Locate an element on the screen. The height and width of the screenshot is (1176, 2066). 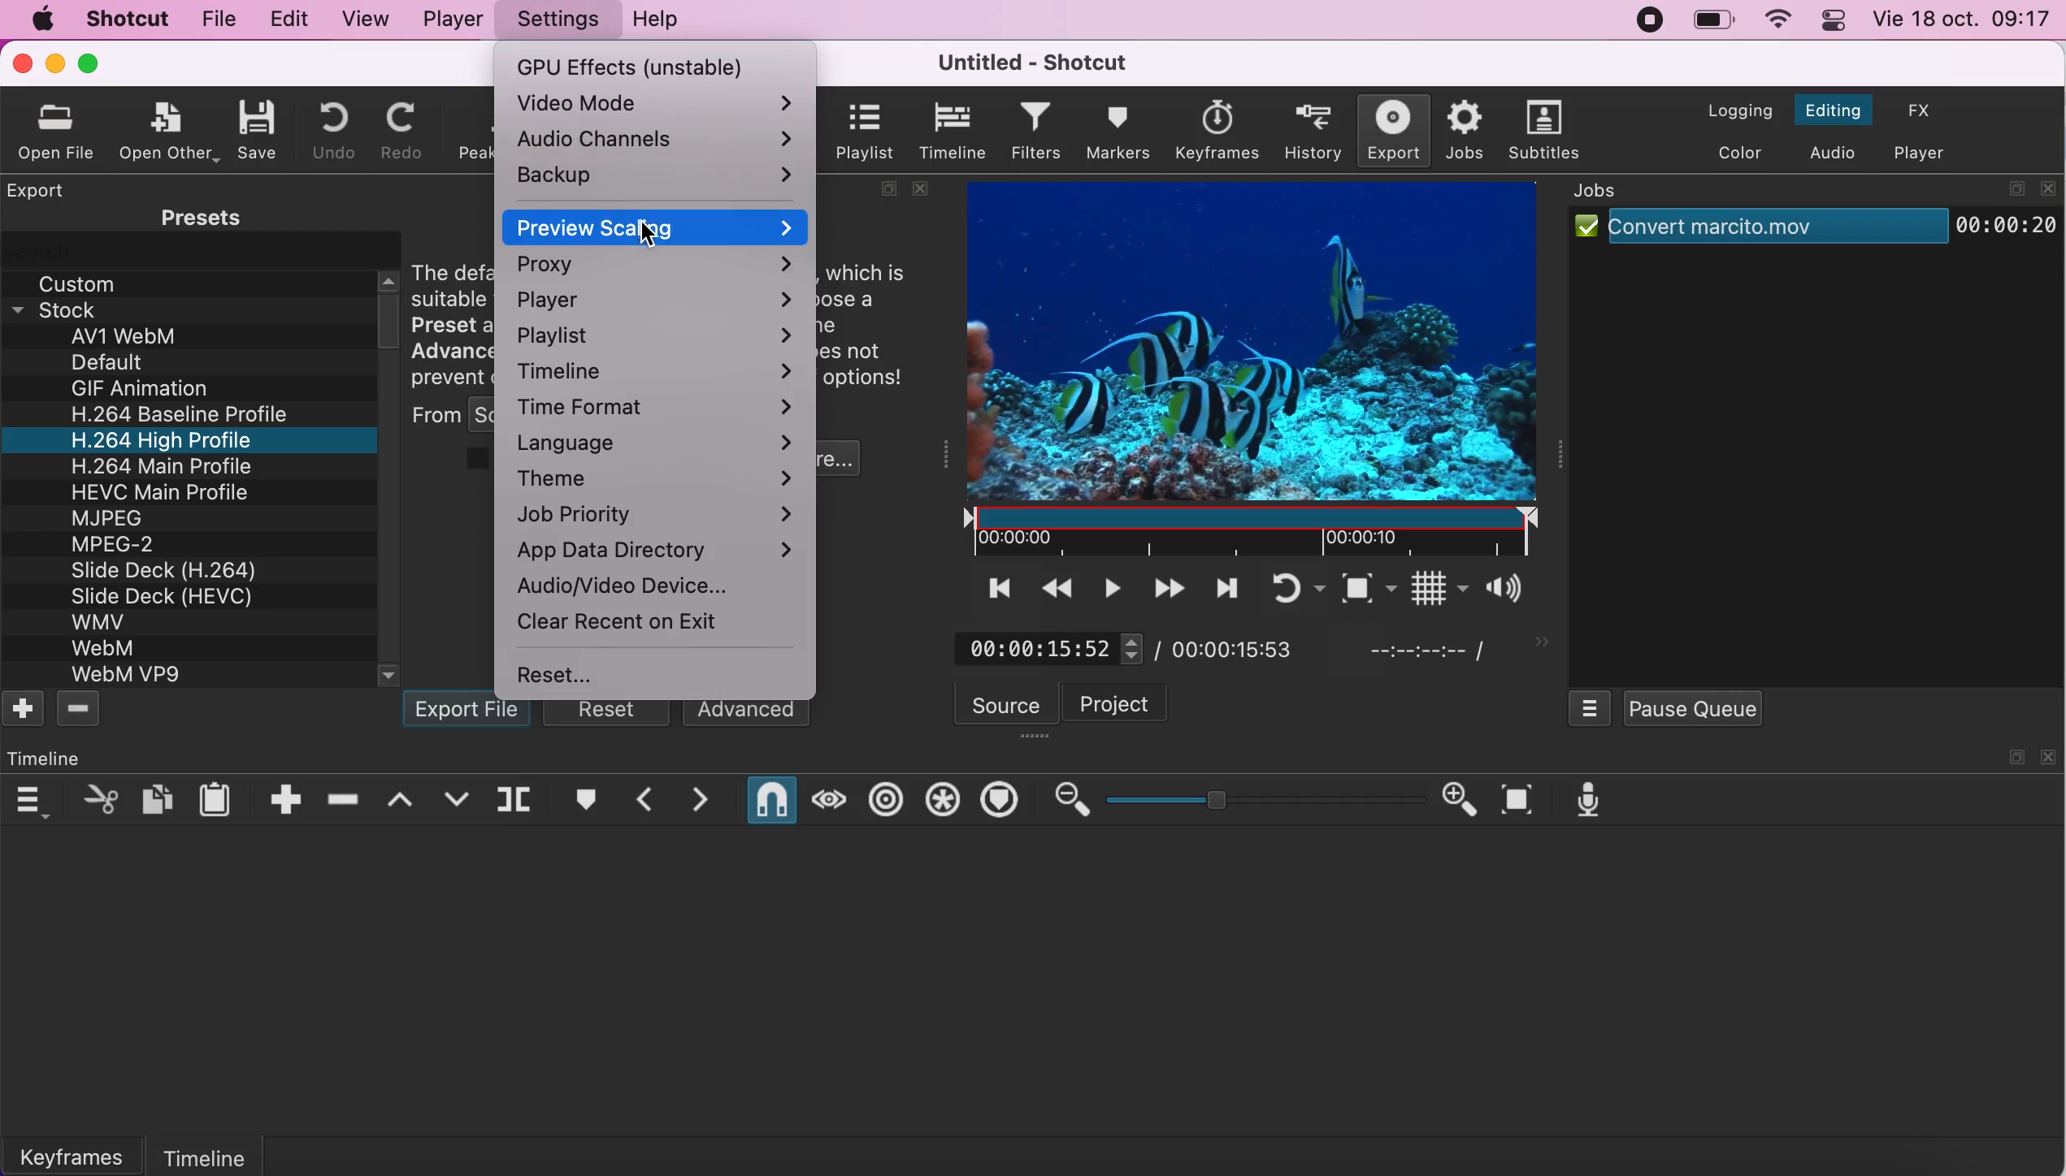
export is located at coordinates (1387, 131).